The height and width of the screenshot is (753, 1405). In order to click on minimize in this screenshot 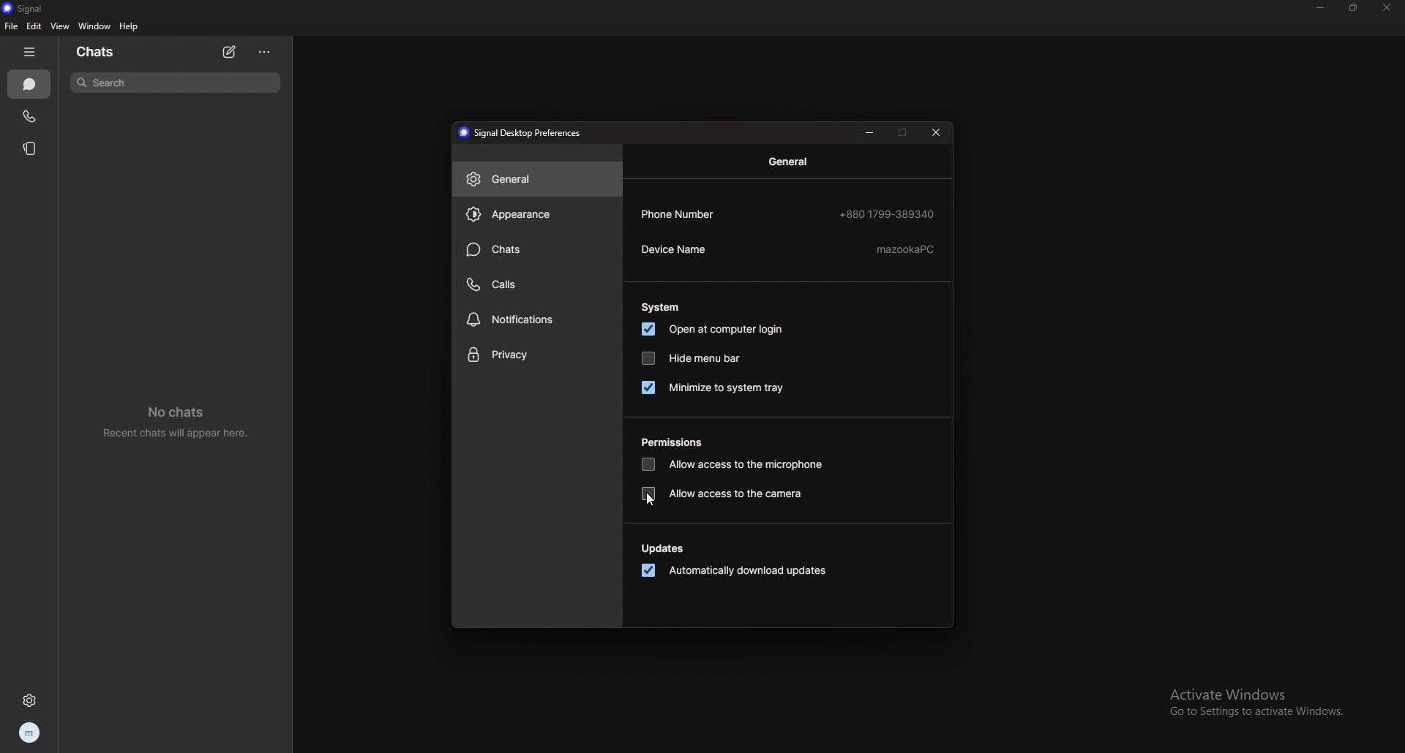, I will do `click(869, 133)`.